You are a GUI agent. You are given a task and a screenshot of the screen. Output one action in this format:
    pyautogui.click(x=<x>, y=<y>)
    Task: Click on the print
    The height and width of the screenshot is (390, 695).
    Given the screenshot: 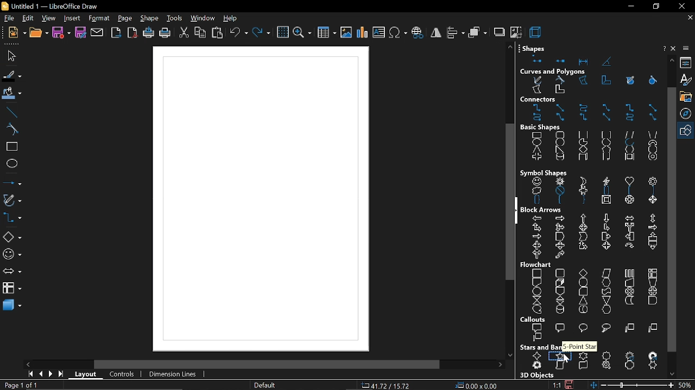 What is the action you would take?
    pyautogui.click(x=165, y=34)
    